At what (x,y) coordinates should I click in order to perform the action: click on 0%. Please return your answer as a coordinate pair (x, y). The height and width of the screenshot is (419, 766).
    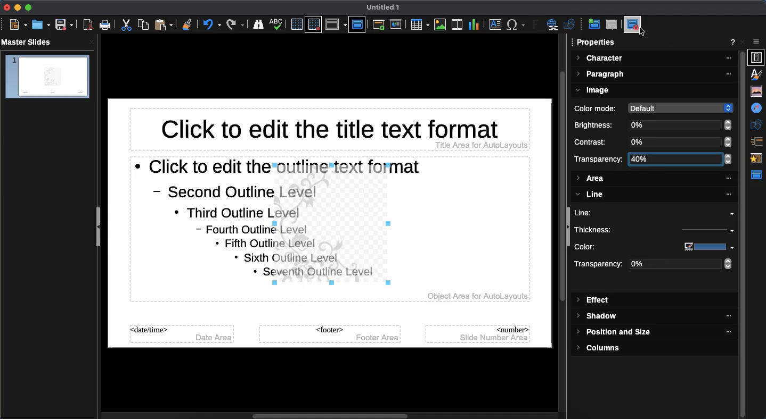
    Looking at the image, I should click on (681, 142).